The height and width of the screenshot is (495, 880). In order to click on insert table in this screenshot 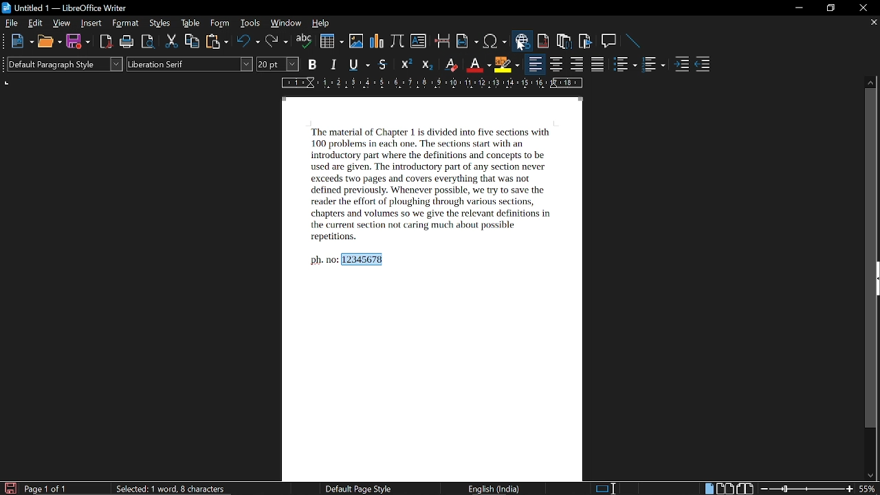, I will do `click(331, 41)`.